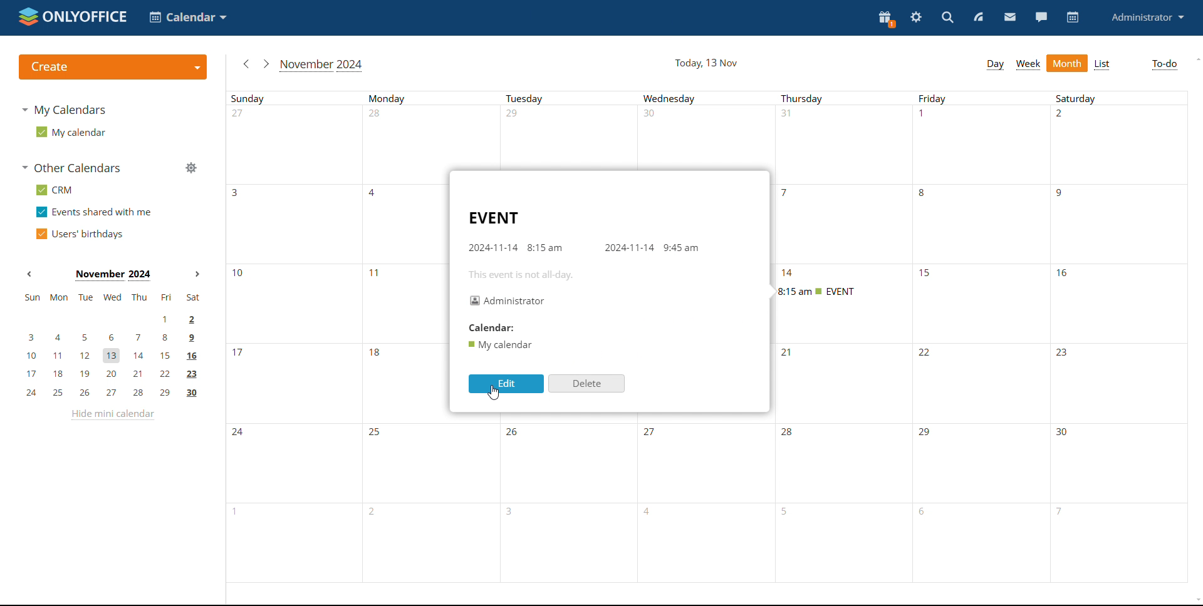  Describe the element at coordinates (244, 64) in the screenshot. I see `previous month` at that location.